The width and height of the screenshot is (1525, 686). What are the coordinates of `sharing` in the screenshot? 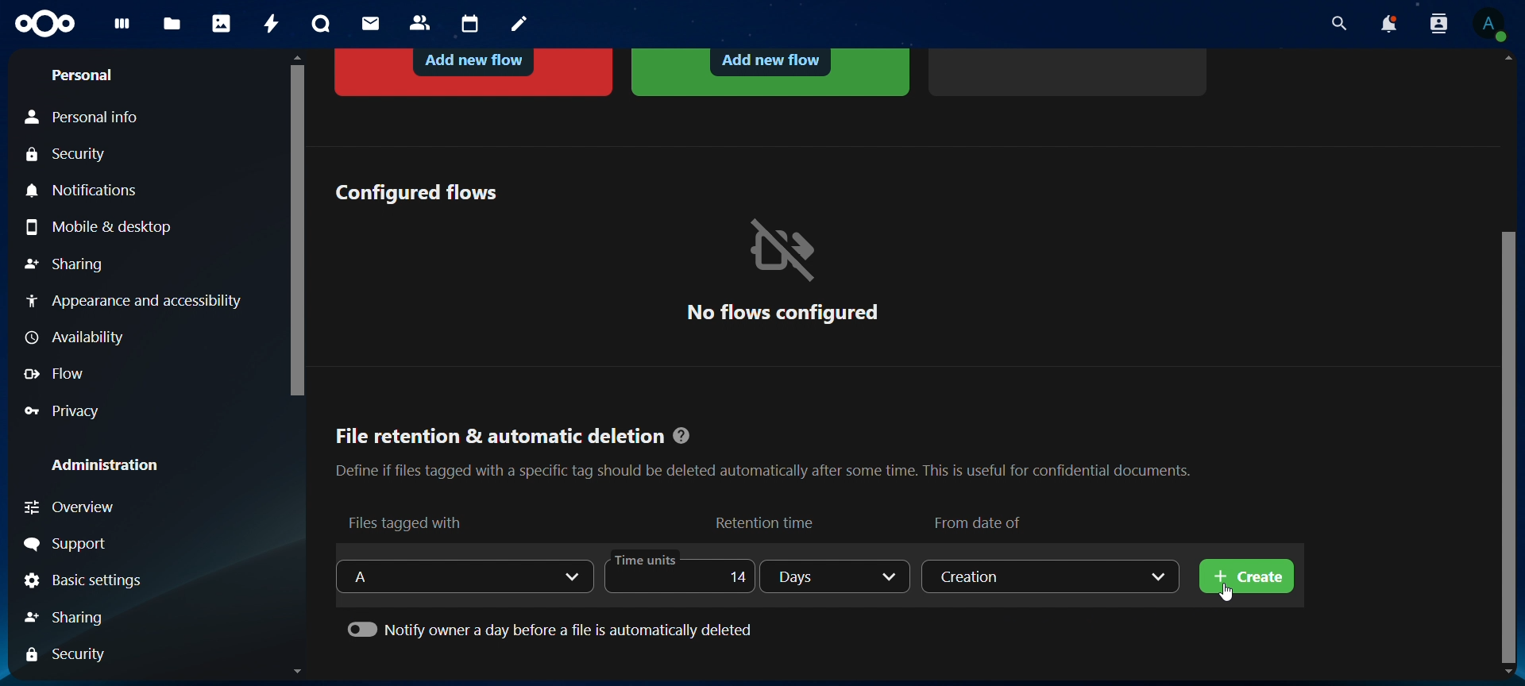 It's located at (64, 266).